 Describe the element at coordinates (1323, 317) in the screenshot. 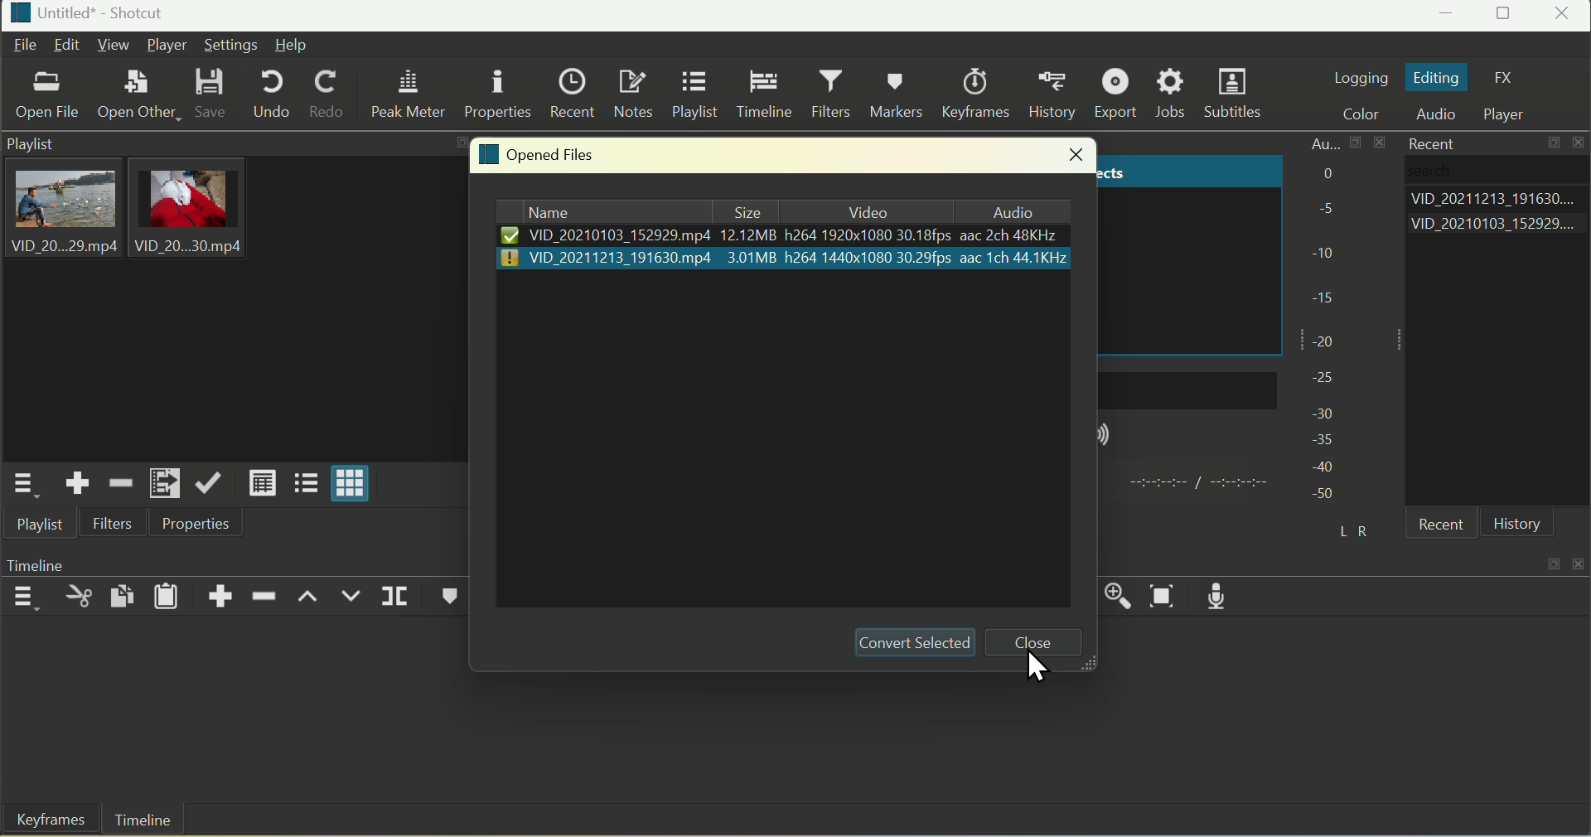

I see `Audio bar` at that location.